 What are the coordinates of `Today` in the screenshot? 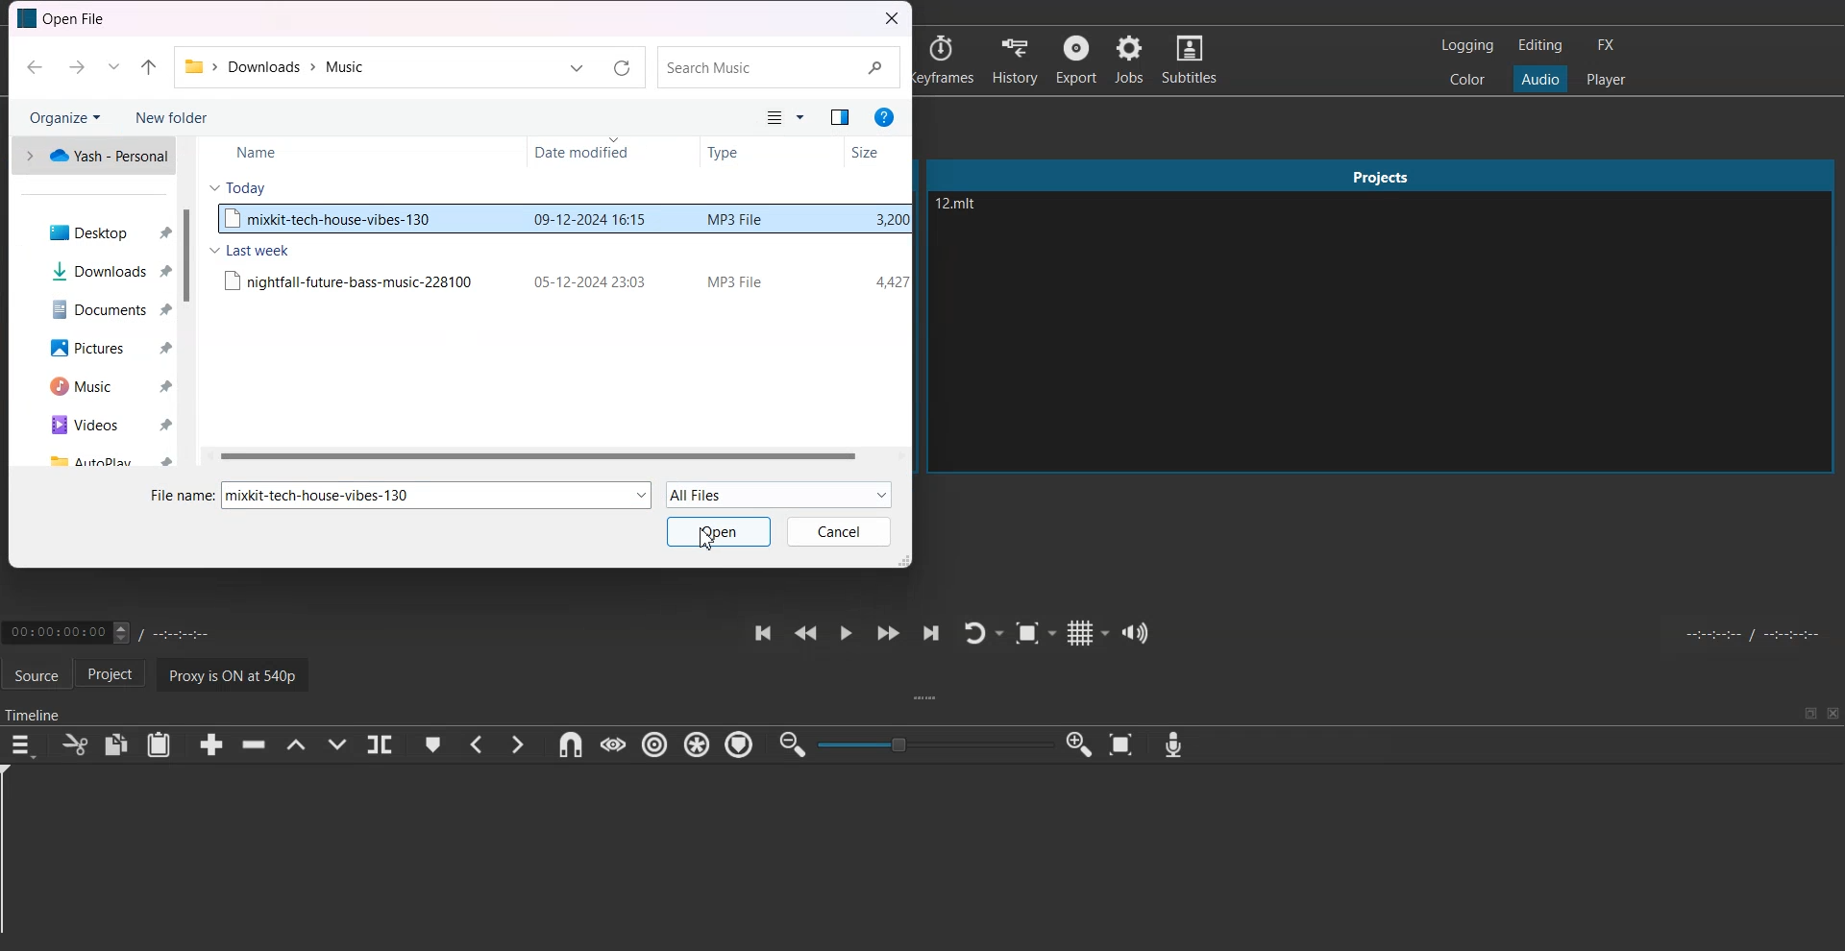 It's located at (238, 186).